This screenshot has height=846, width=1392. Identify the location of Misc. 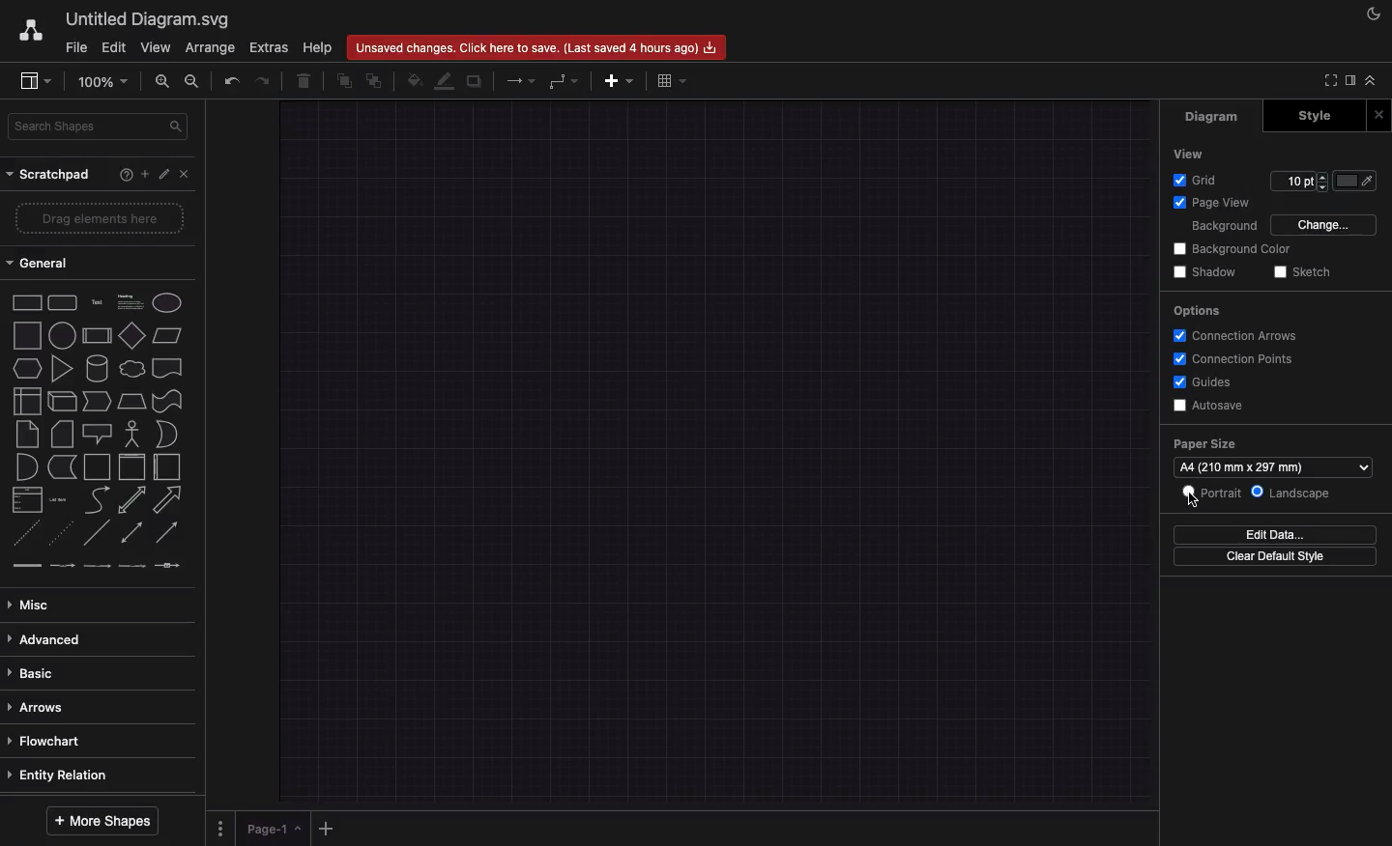
(34, 603).